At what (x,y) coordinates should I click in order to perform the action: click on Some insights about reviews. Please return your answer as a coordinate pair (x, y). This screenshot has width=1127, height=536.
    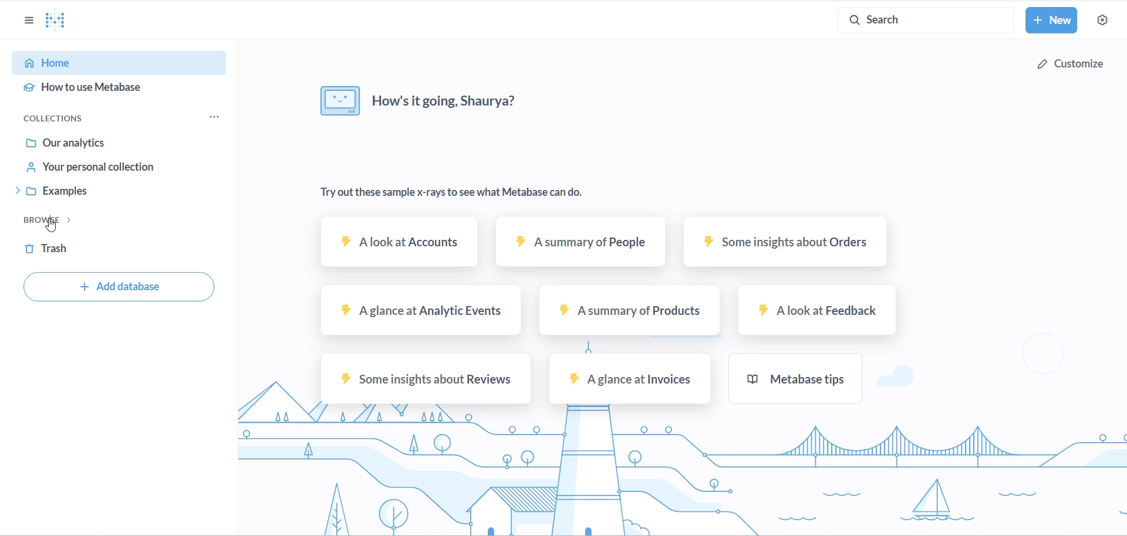
    Looking at the image, I should click on (425, 384).